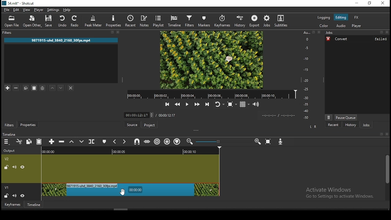 The image size is (391, 220). Describe the element at coordinates (387, 134) in the screenshot. I see `close` at that location.